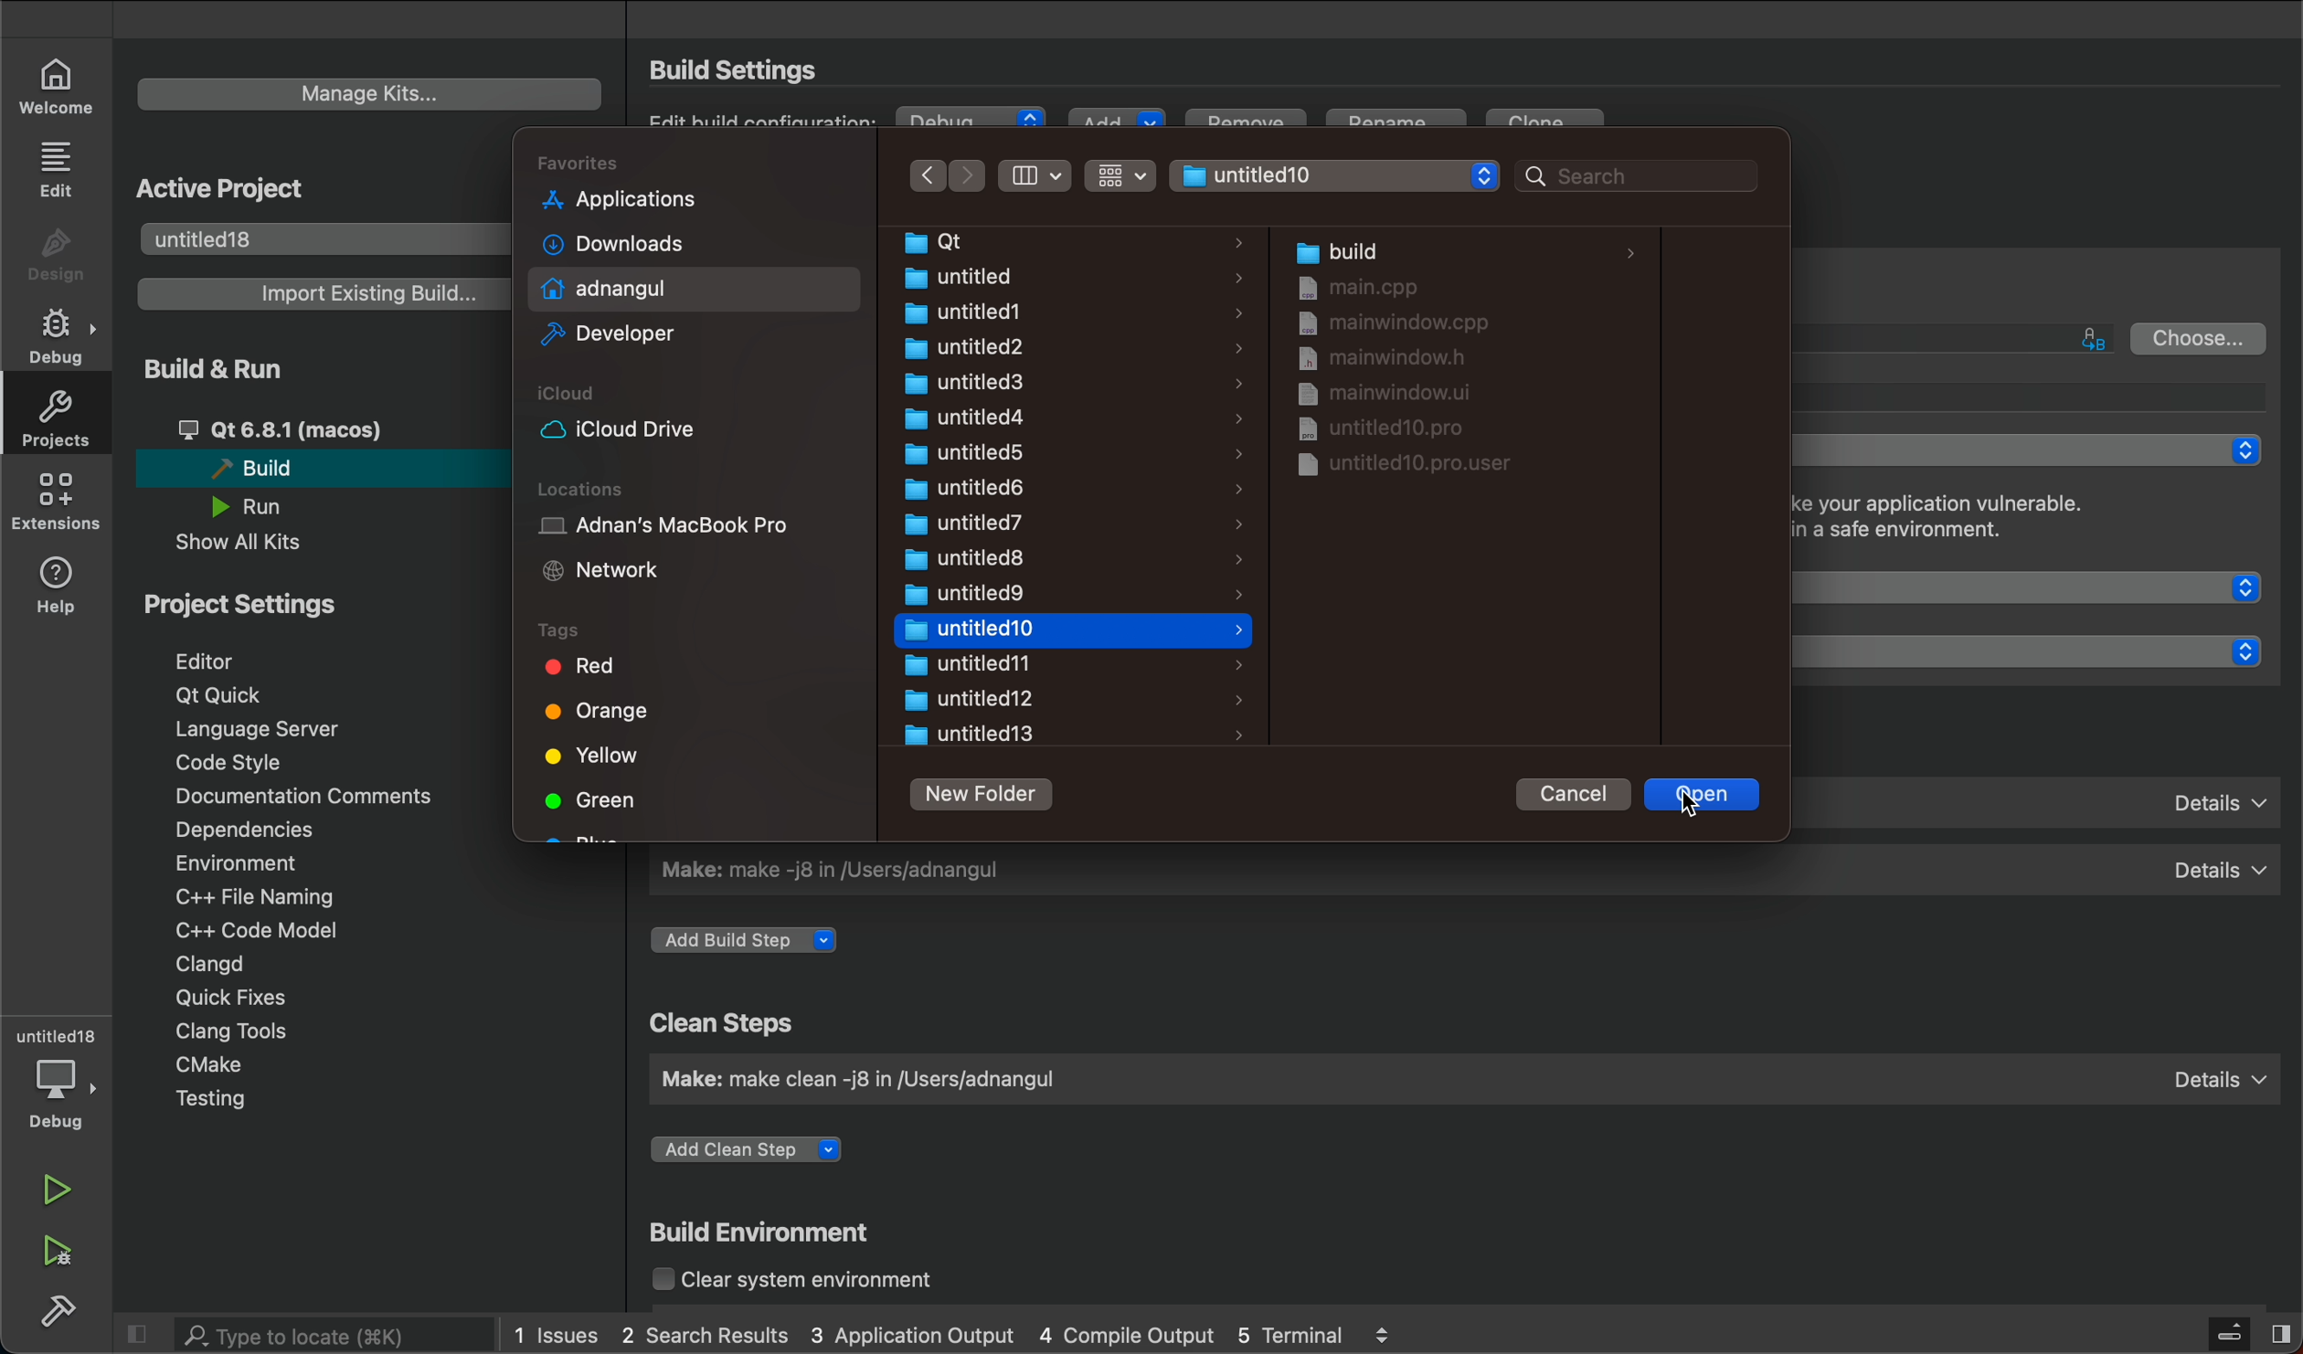 The image size is (2303, 1354). What do you see at coordinates (2215, 1073) in the screenshot?
I see `Details` at bounding box center [2215, 1073].